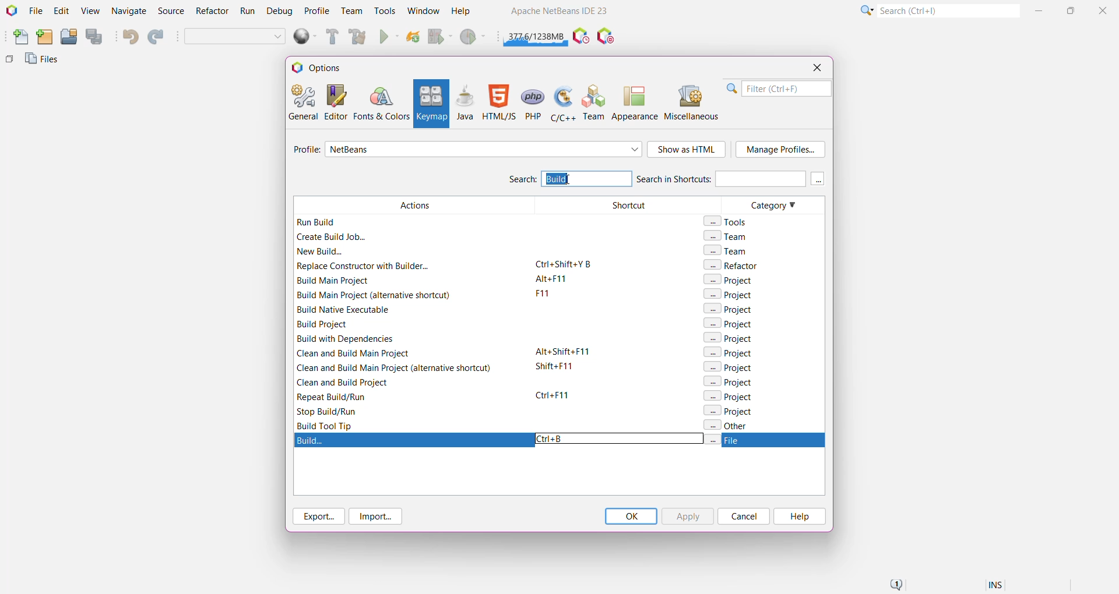  Describe the element at coordinates (129, 12) in the screenshot. I see `Navigate` at that location.